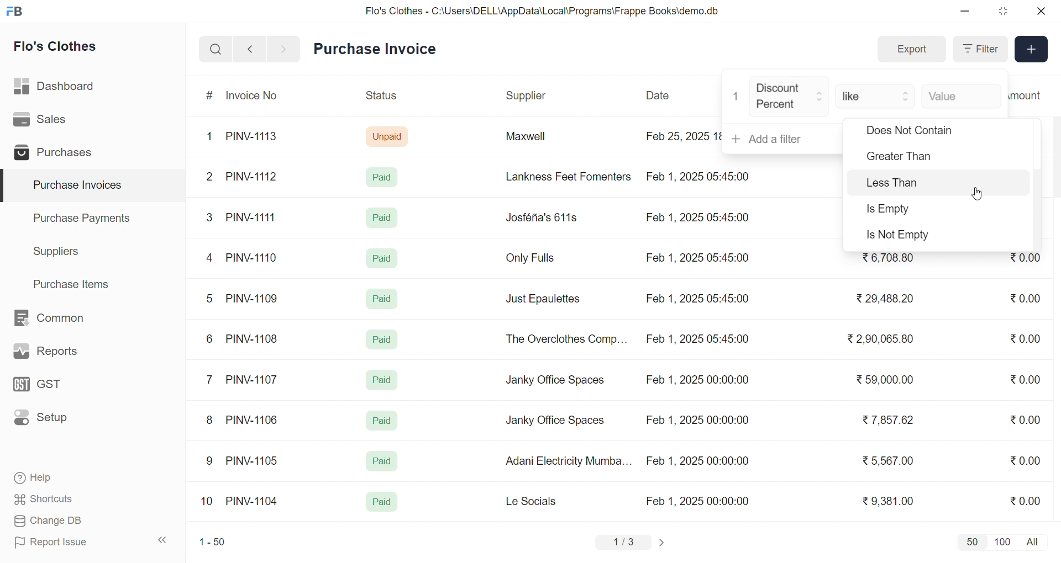 The width and height of the screenshot is (1061, 563). What do you see at coordinates (63, 48) in the screenshot?
I see `Flo's Clothes` at bounding box center [63, 48].